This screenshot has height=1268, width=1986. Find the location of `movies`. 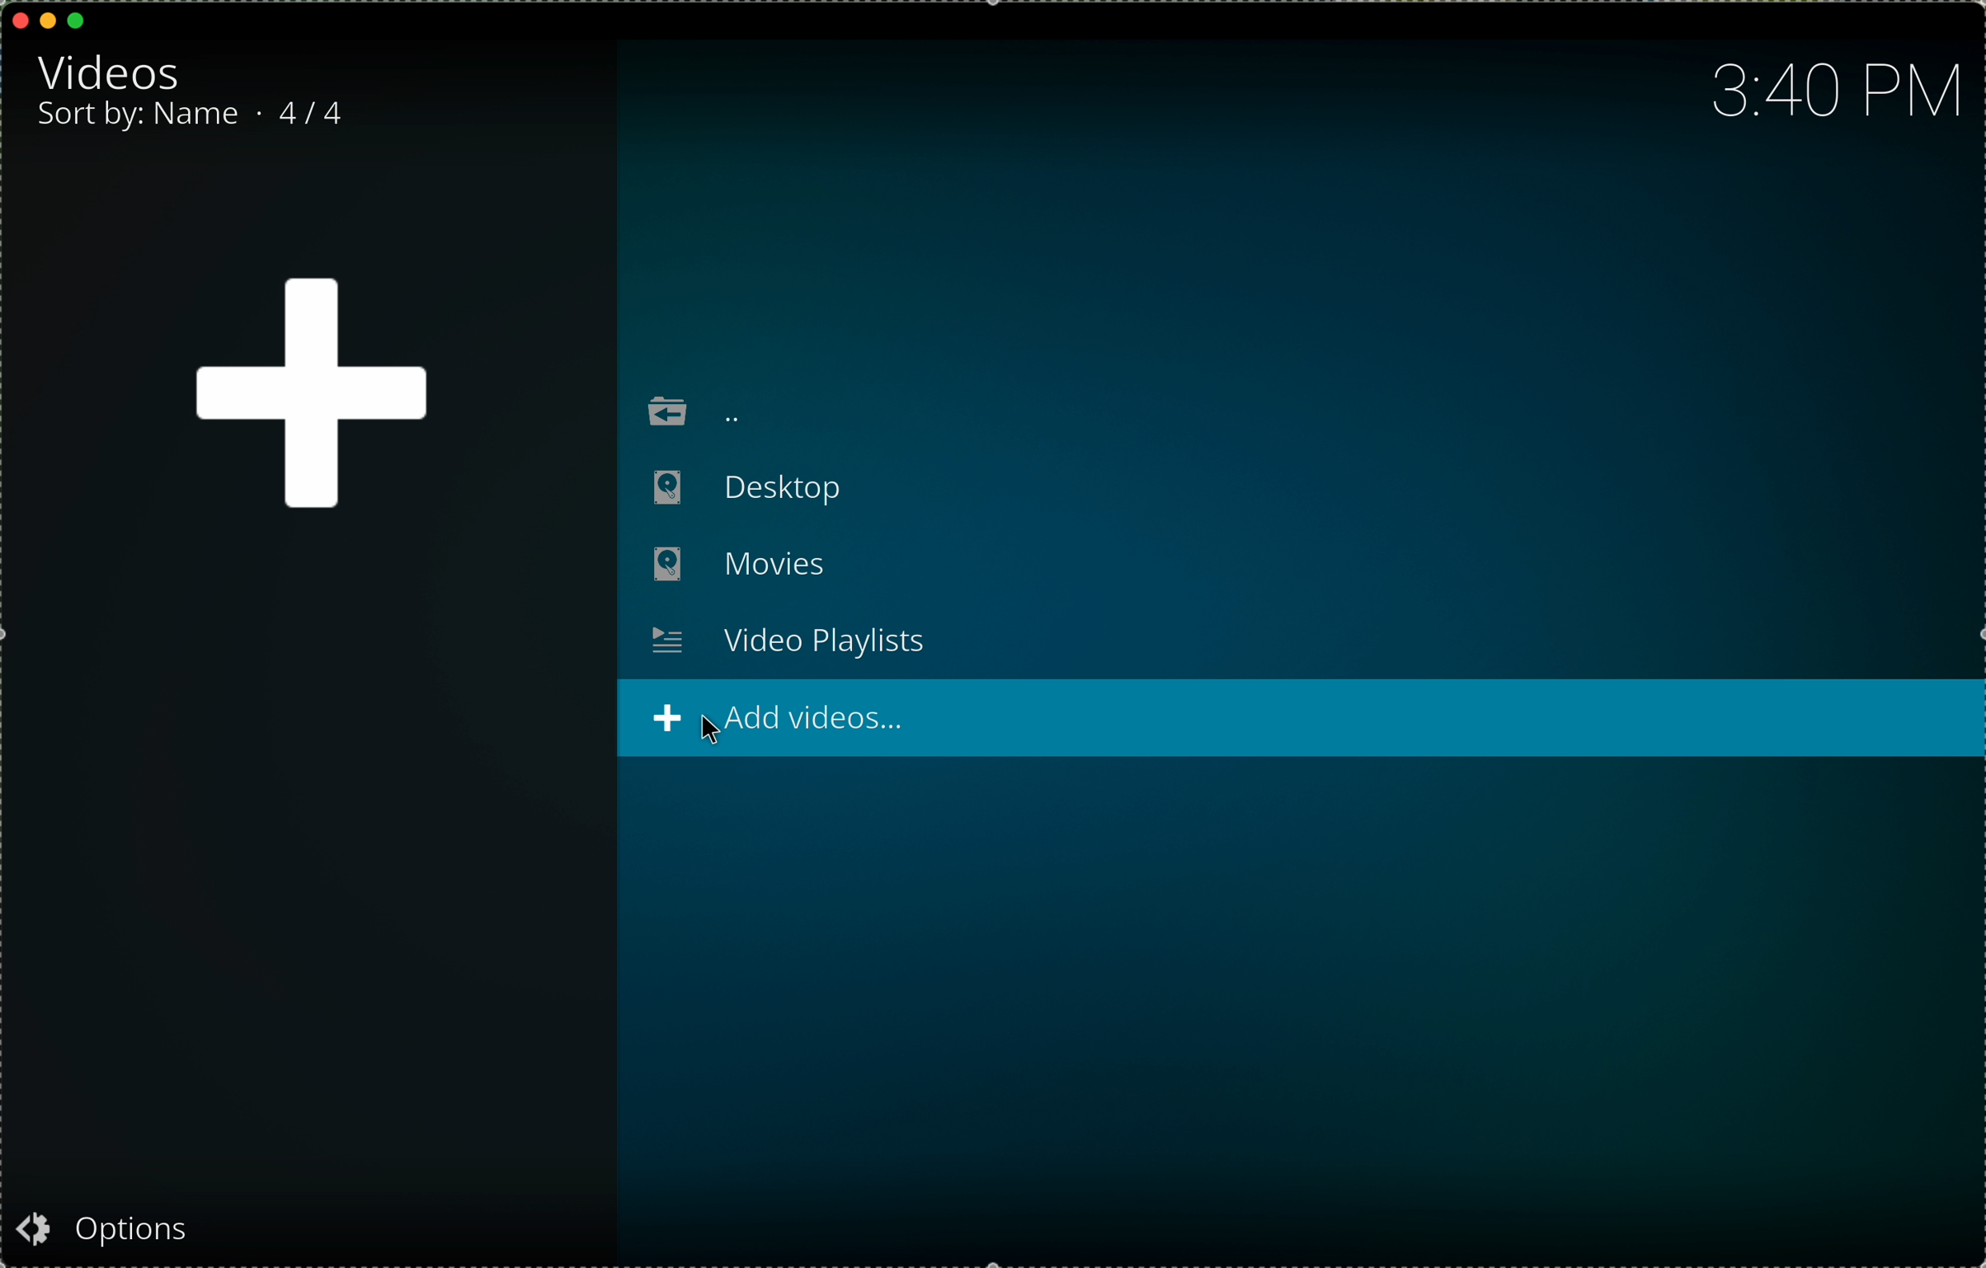

movies is located at coordinates (737, 566).